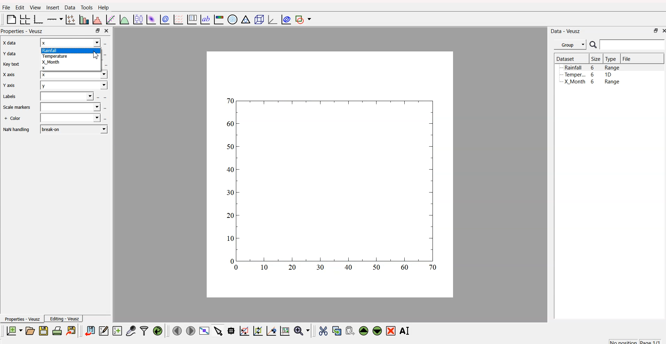 The image size is (666, 344). What do you see at coordinates (86, 7) in the screenshot?
I see `Tools` at bounding box center [86, 7].